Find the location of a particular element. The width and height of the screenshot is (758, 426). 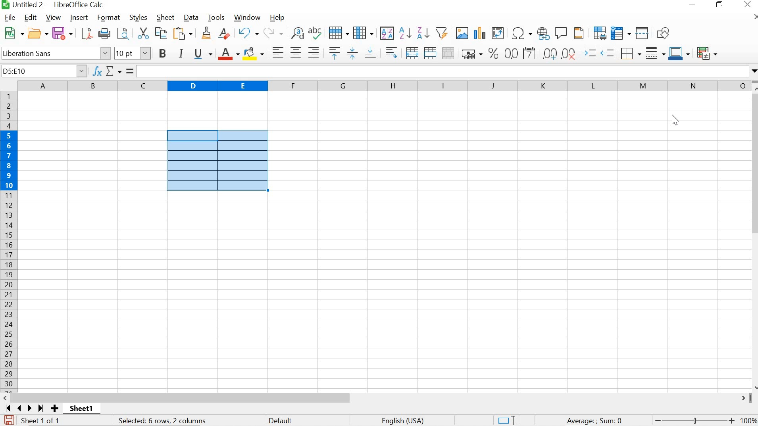

BORDERS is located at coordinates (632, 54).